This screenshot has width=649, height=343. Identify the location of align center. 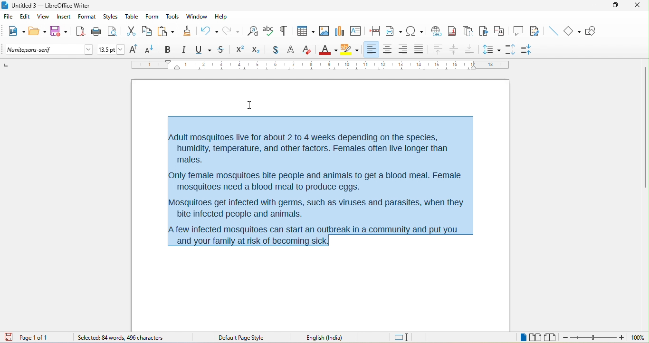
(388, 50).